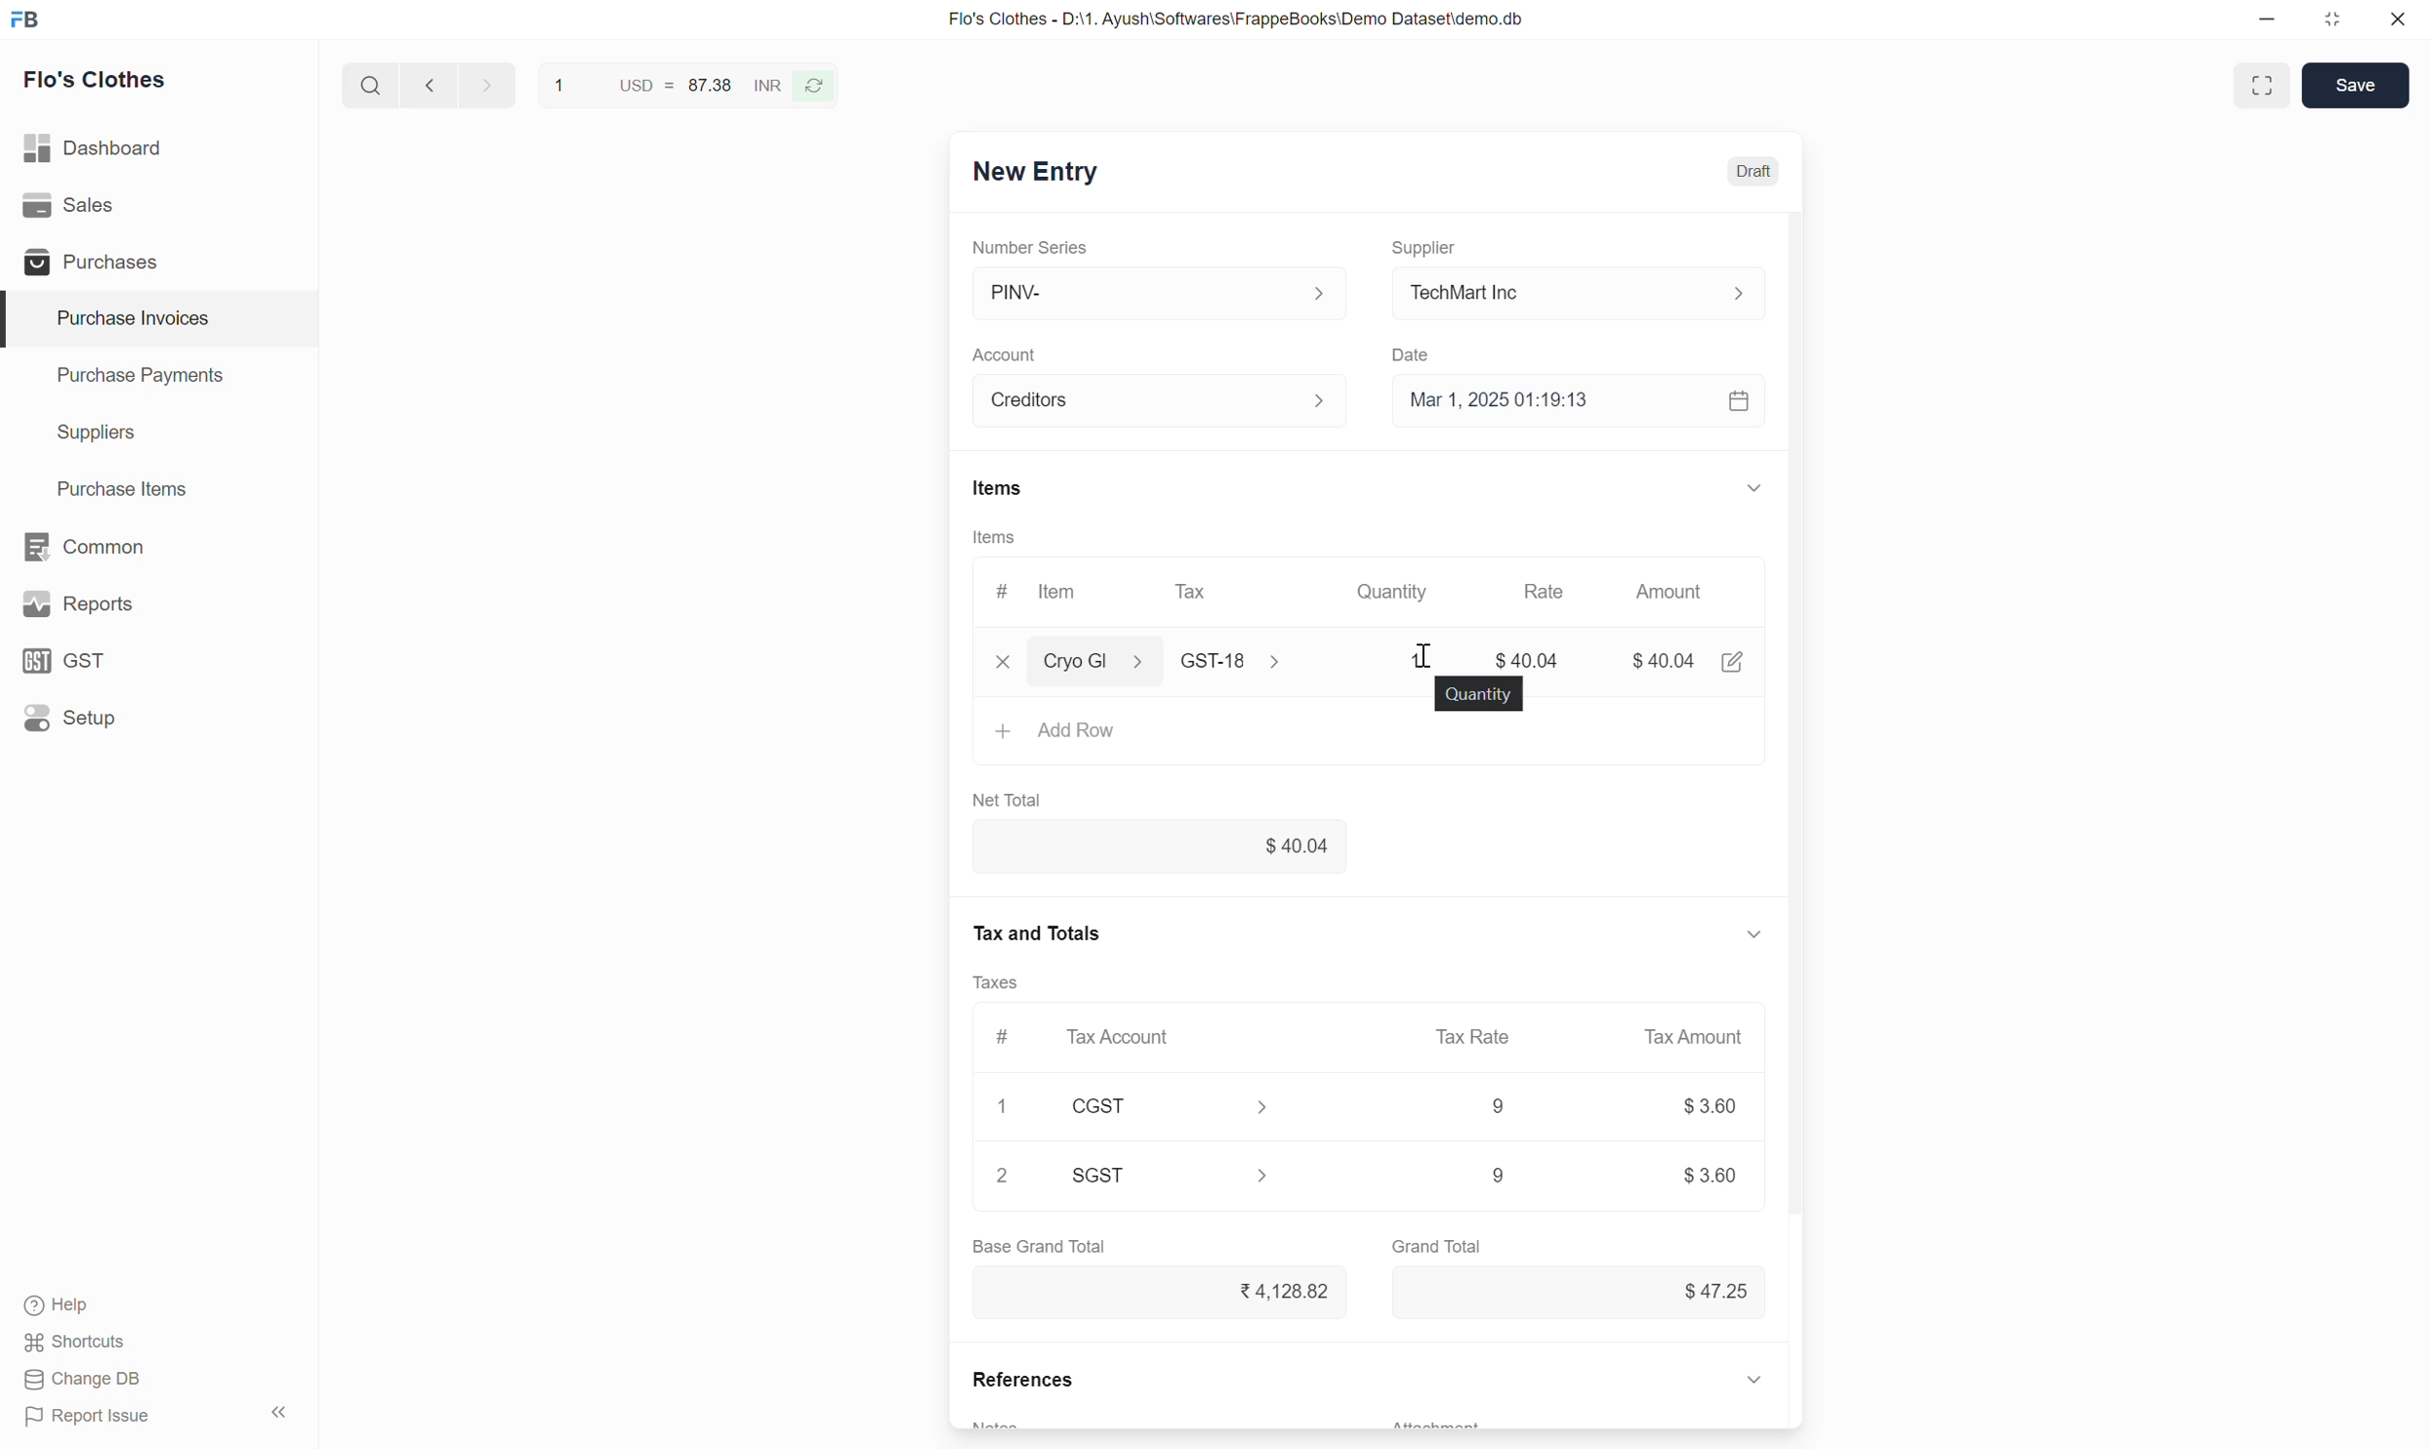 This screenshot has height=1449, width=2431. Describe the element at coordinates (1004, 664) in the screenshot. I see `x` at that location.